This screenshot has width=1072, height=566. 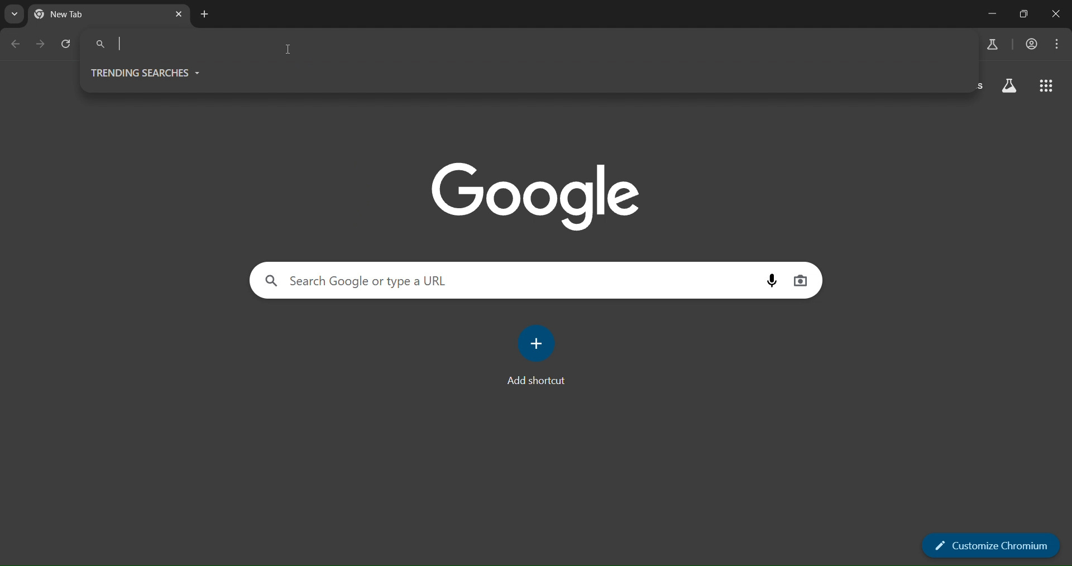 I want to click on go forward one page, so click(x=40, y=44).